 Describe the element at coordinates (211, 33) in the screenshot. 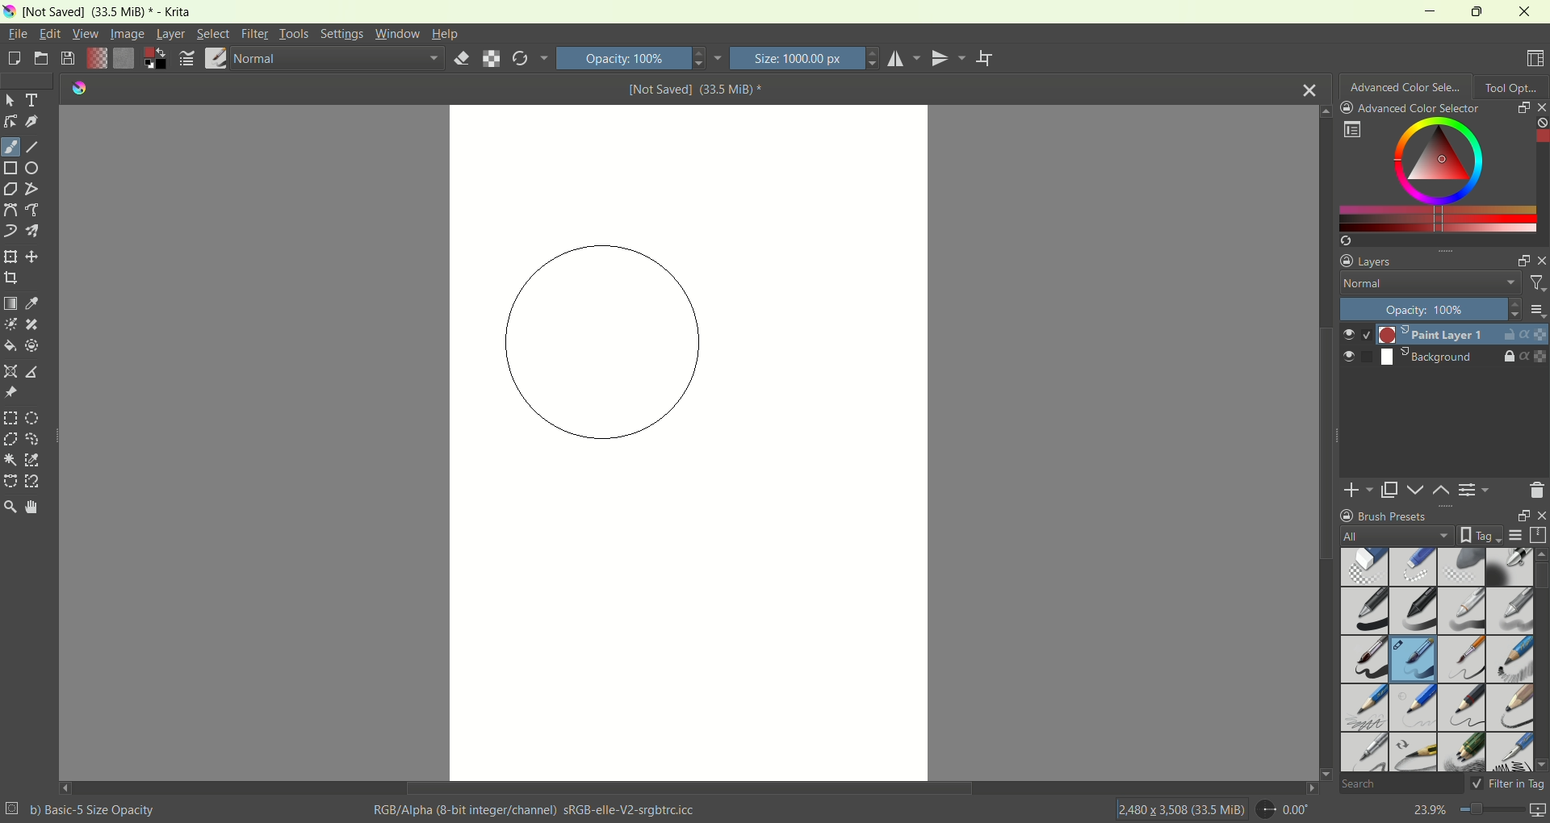

I see `select` at that location.